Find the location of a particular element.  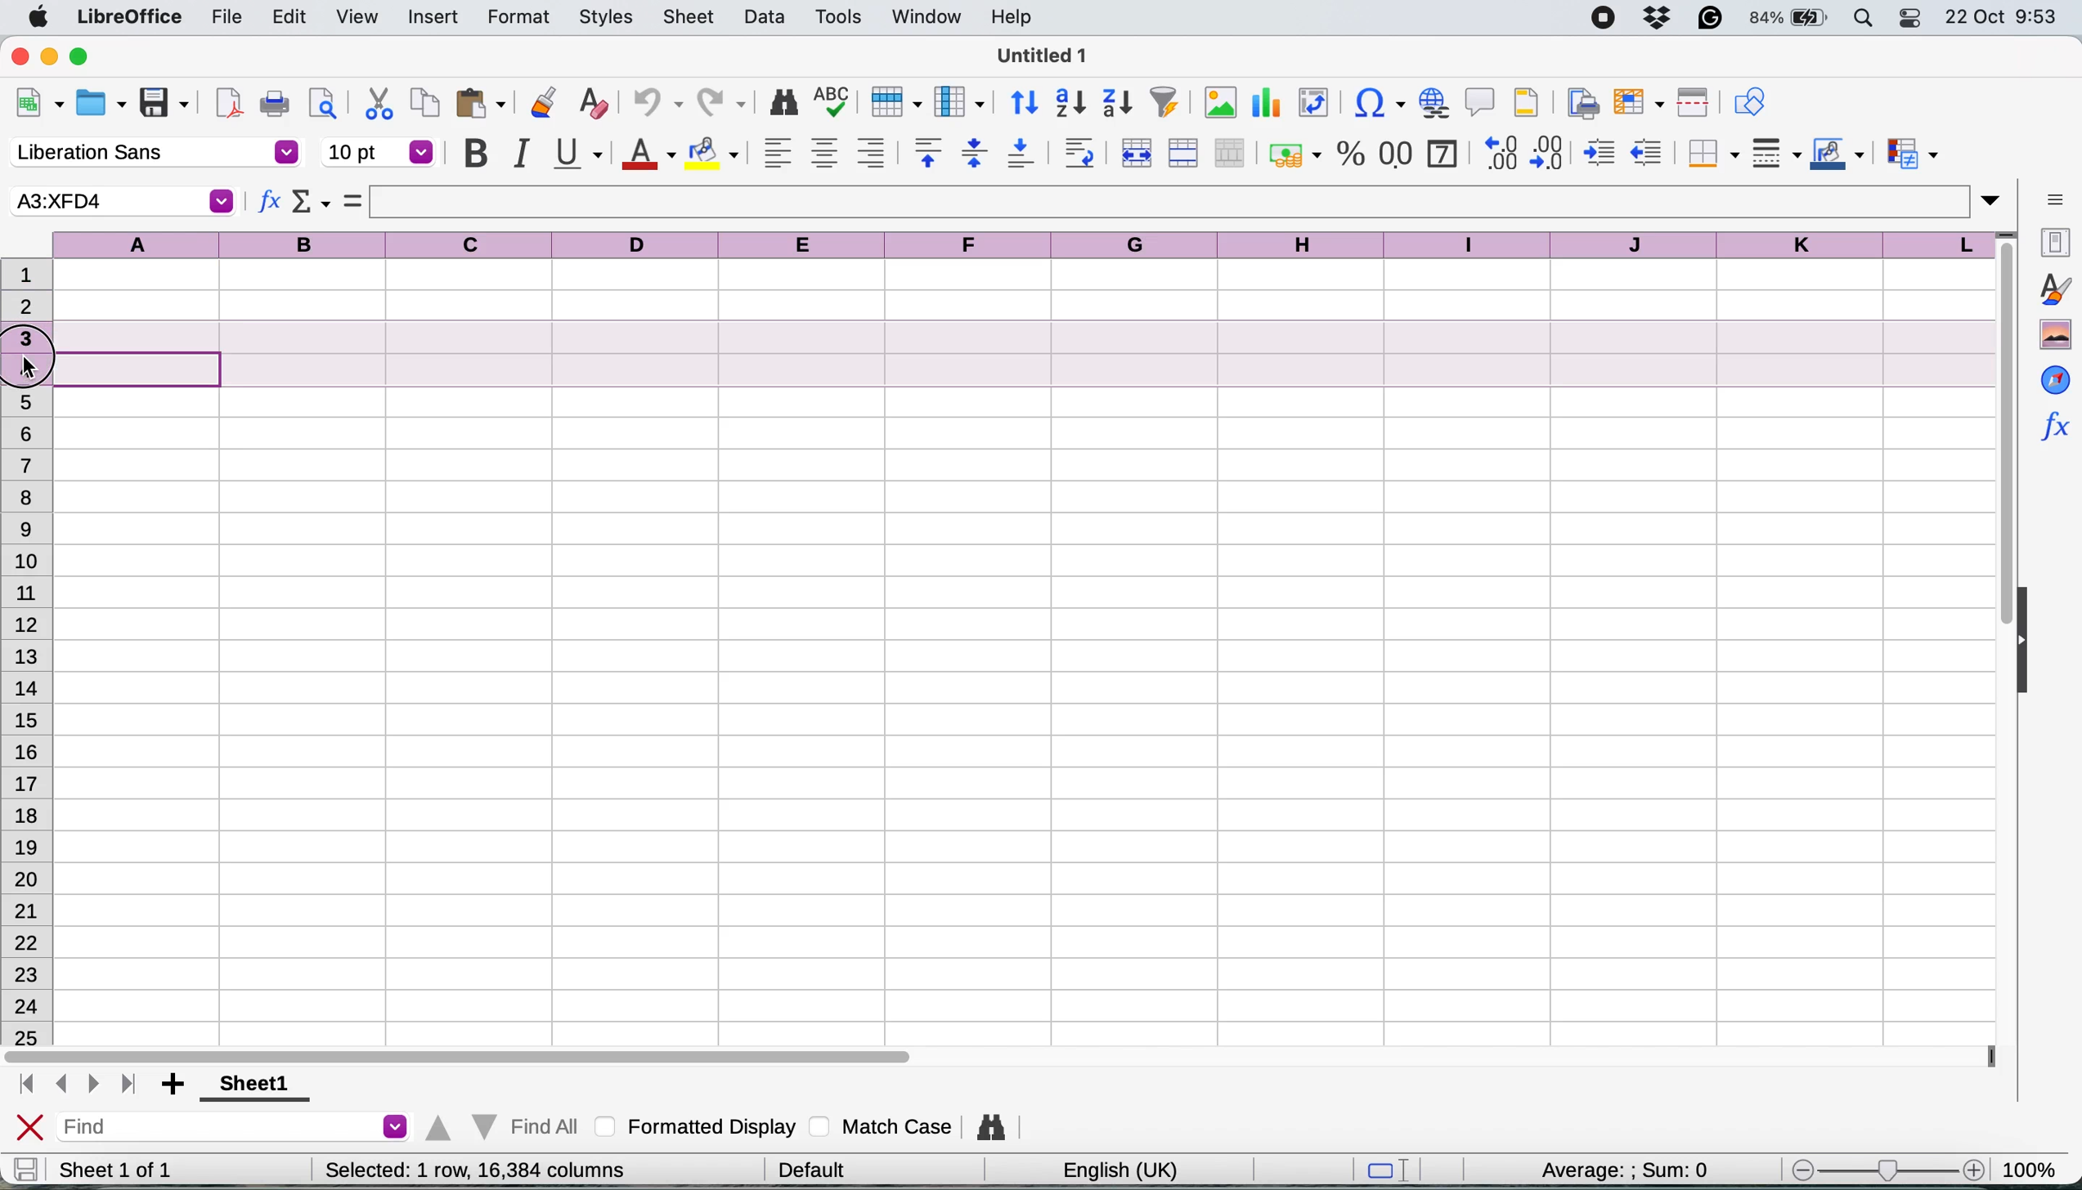

format is located at coordinates (519, 19).